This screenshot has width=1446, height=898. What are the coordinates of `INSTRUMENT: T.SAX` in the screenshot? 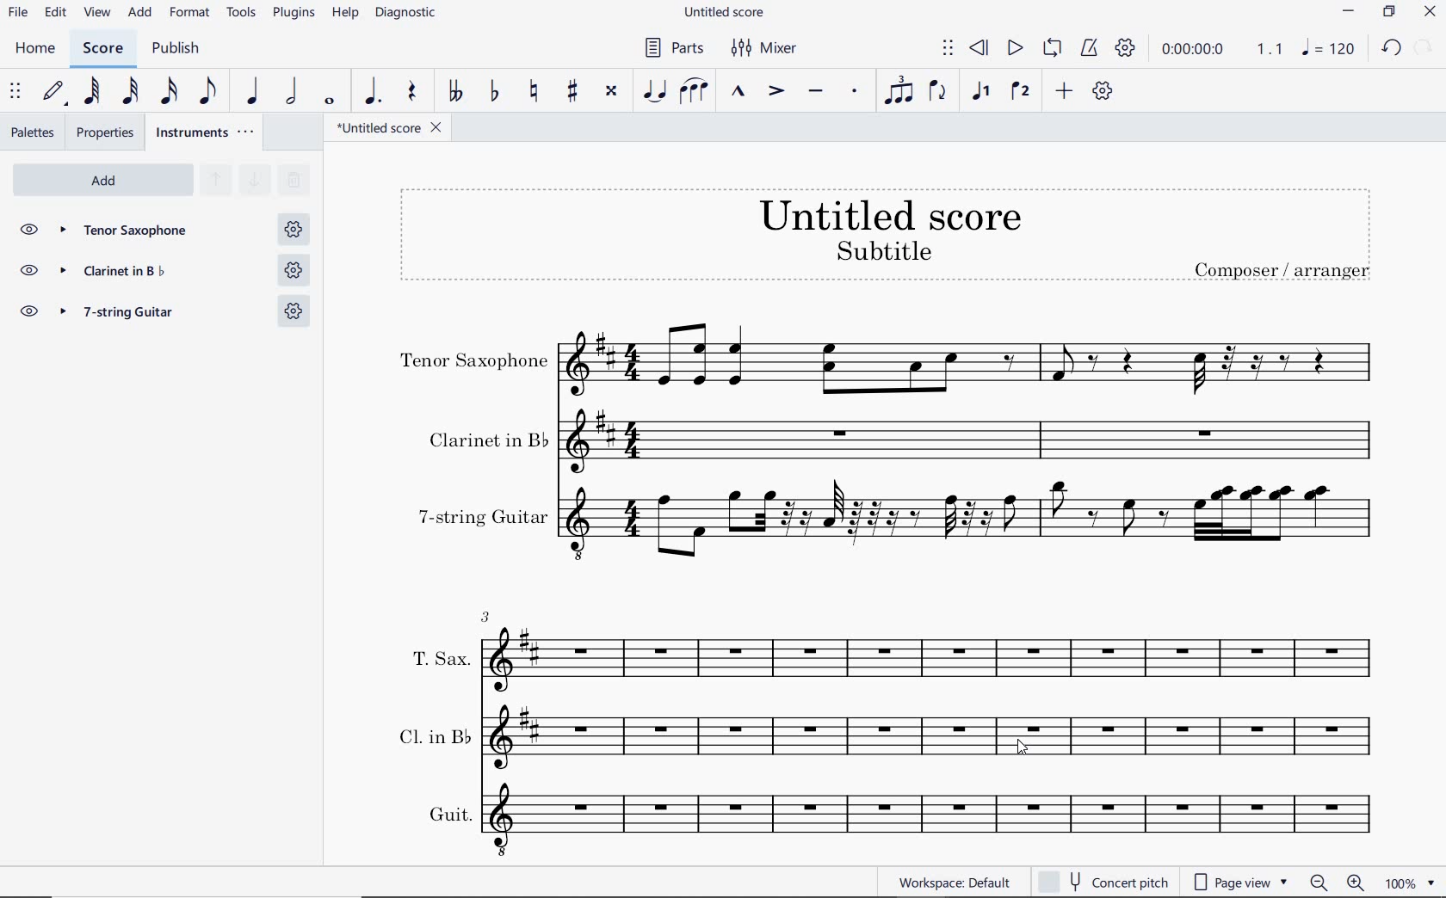 It's located at (888, 652).